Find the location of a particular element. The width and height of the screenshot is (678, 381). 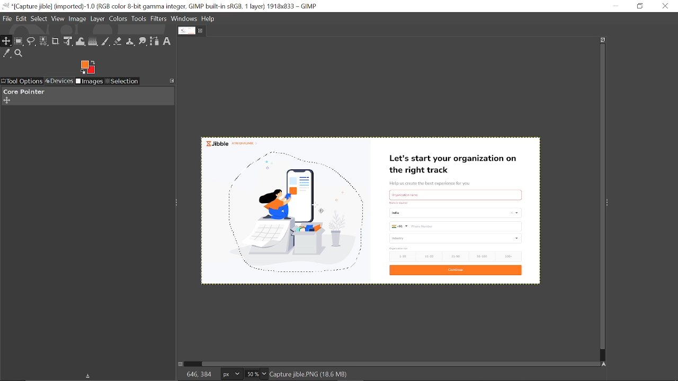

Layer is located at coordinates (97, 20).